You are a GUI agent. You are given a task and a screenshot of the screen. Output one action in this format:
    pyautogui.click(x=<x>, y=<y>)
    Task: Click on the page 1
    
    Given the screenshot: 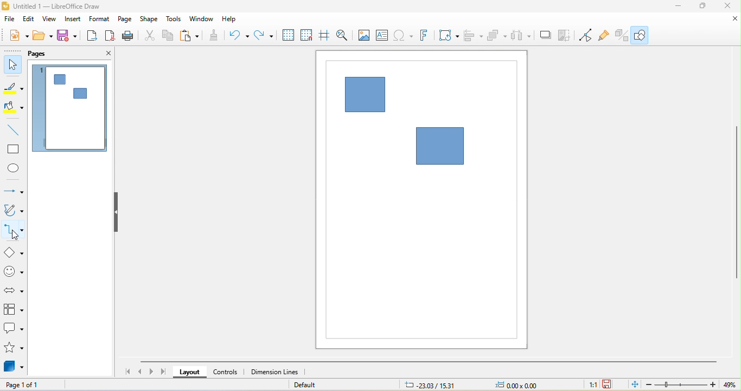 What is the action you would take?
    pyautogui.click(x=70, y=109)
    